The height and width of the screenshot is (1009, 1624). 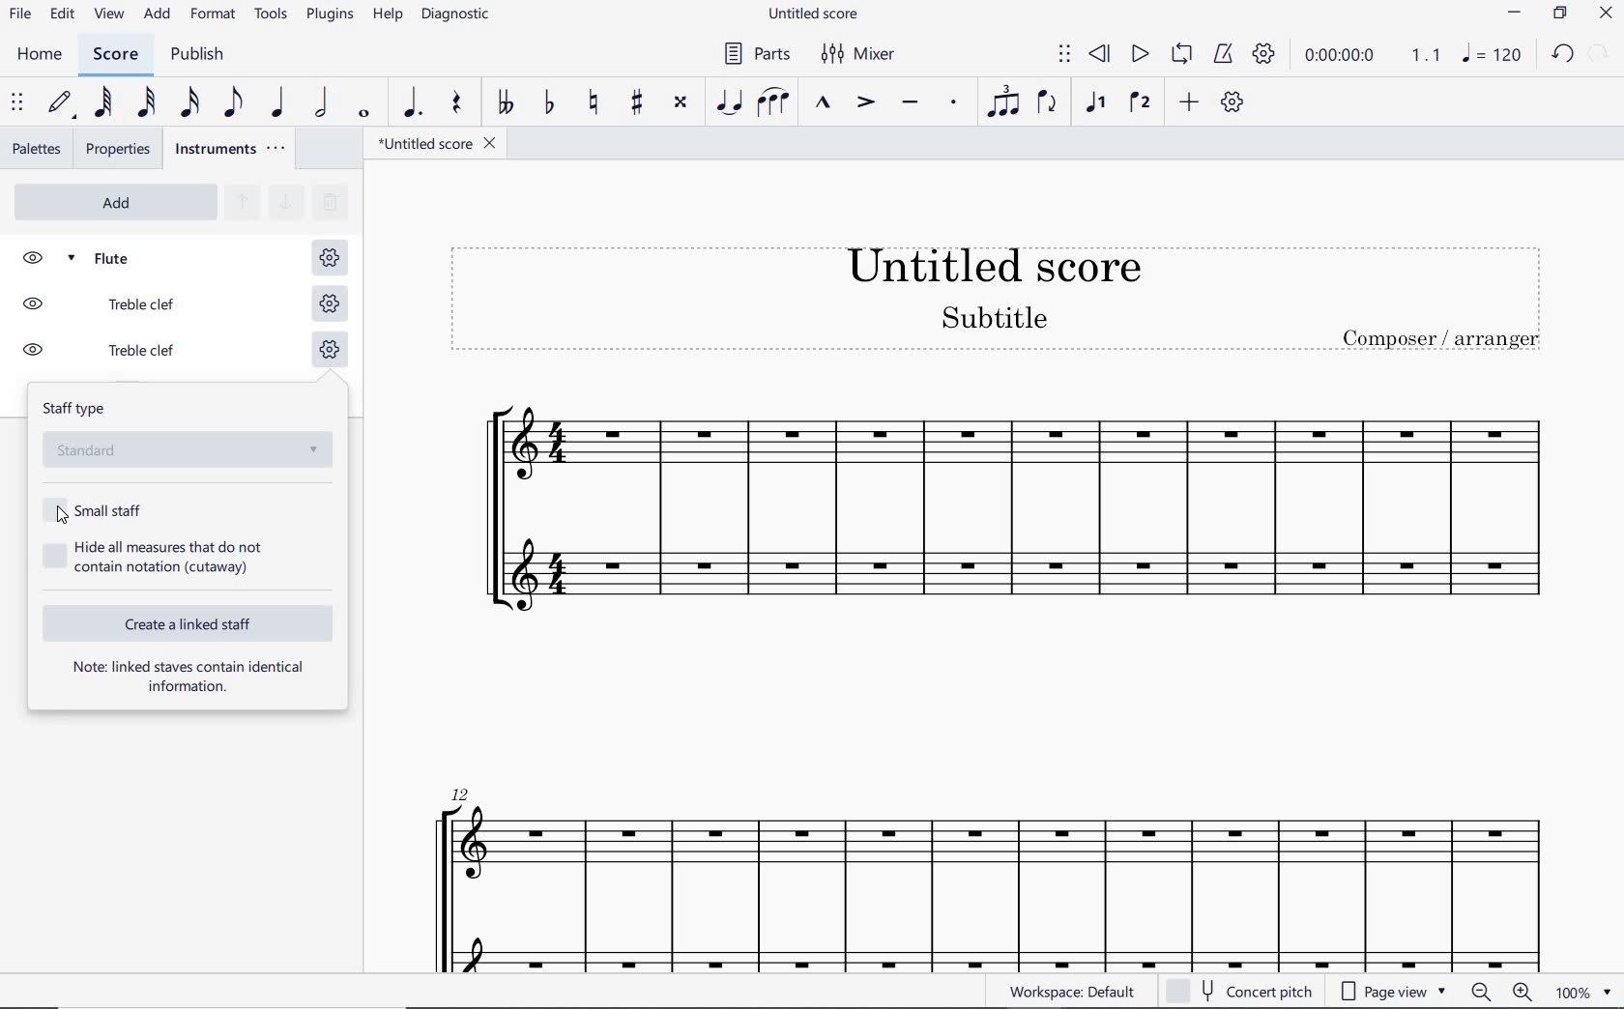 I want to click on Title, so click(x=998, y=299).